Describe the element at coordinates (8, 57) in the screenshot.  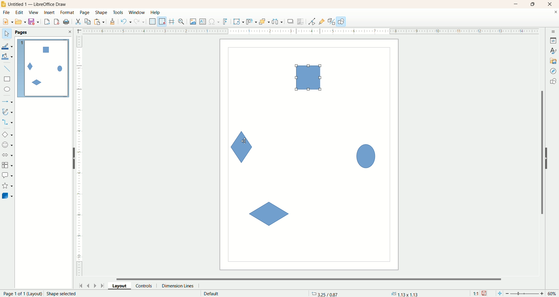
I see `fill color` at that location.